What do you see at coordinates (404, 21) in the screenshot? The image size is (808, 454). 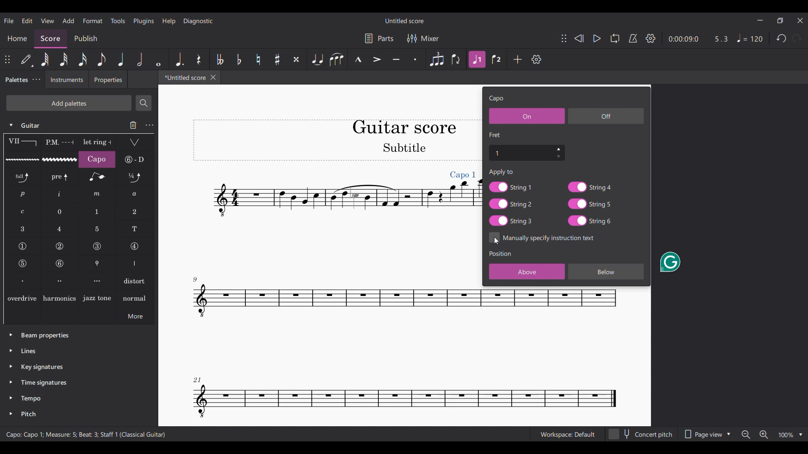 I see `Score title` at bounding box center [404, 21].